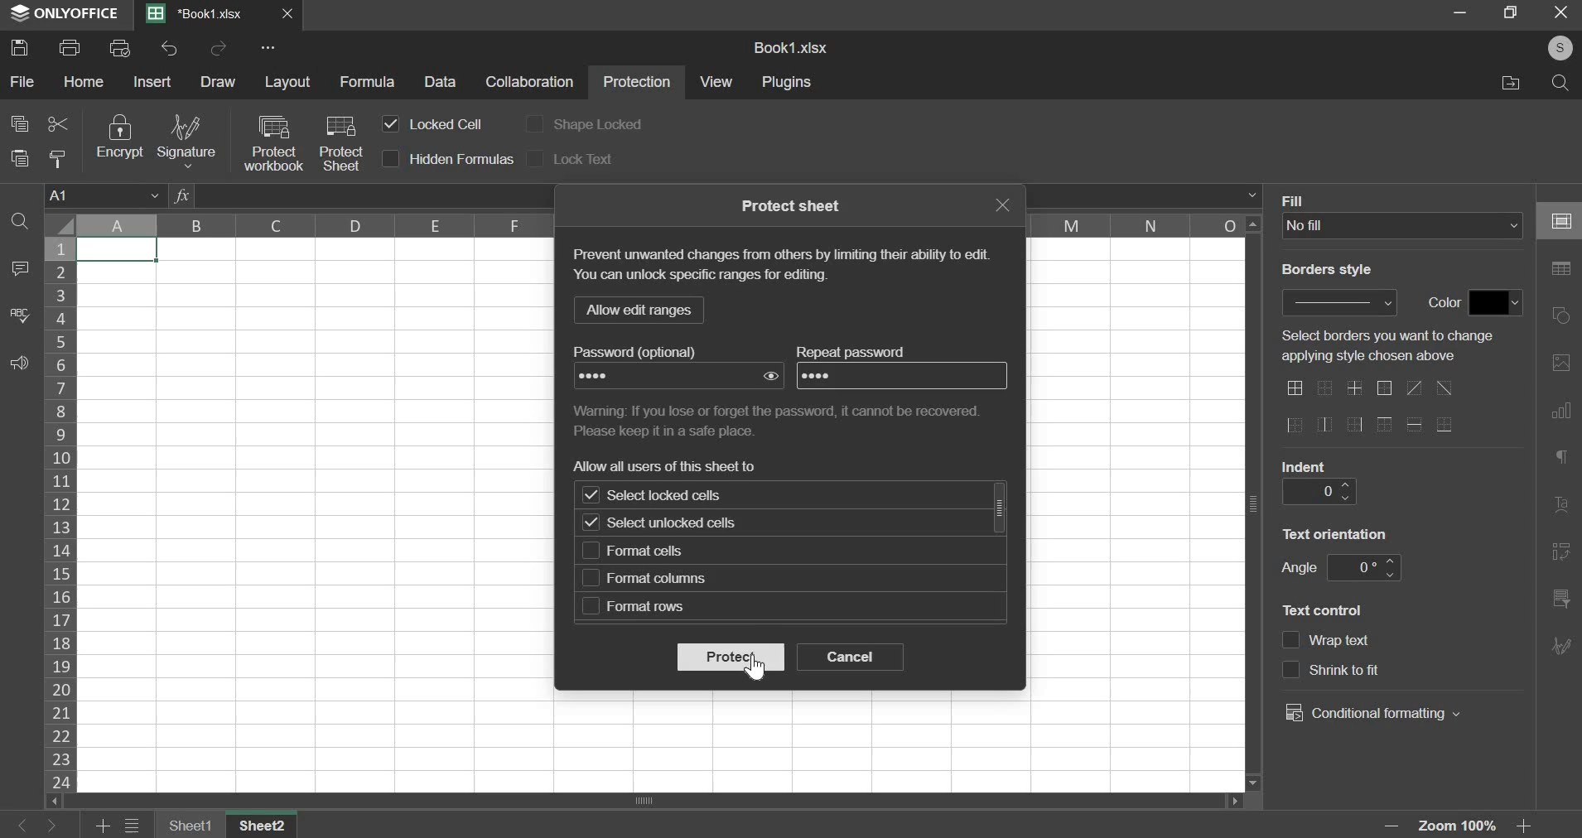 The width and height of the screenshot is (1582, 838). I want to click on feedback, so click(18, 364).